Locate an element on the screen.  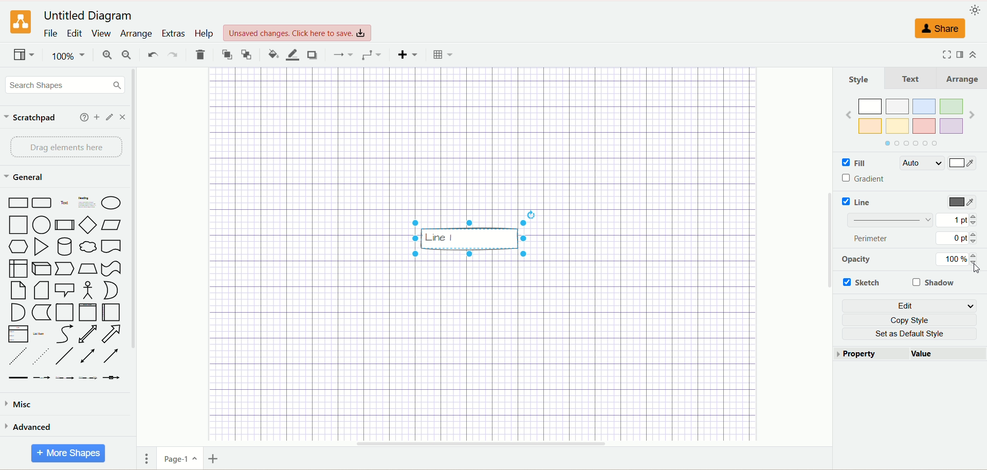
Text is located at coordinates (909, 78).